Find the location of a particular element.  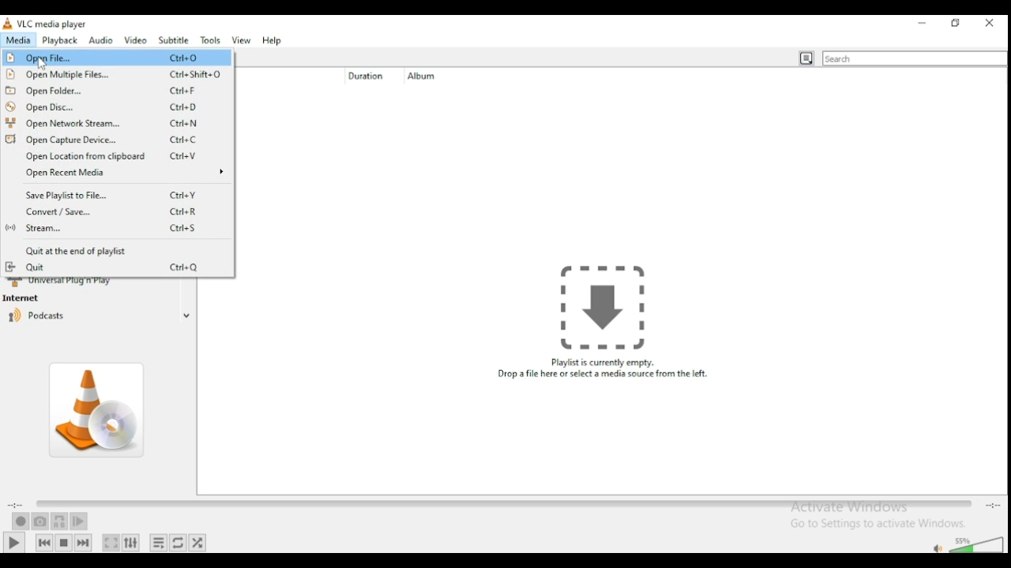

show extended settings is located at coordinates (132, 542).